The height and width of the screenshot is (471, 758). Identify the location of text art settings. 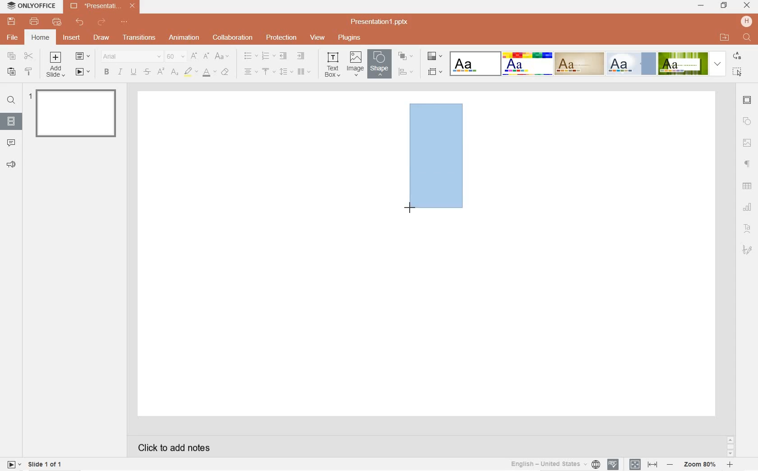
(746, 227).